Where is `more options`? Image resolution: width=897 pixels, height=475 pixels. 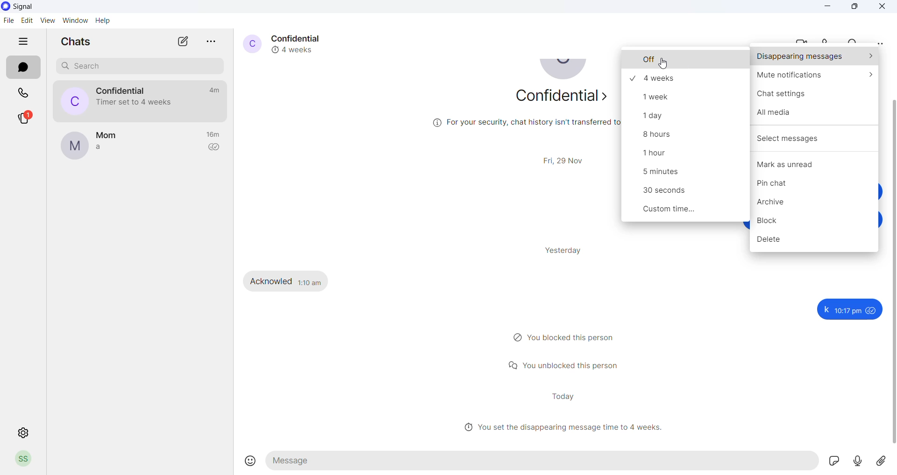 more options is located at coordinates (212, 41).